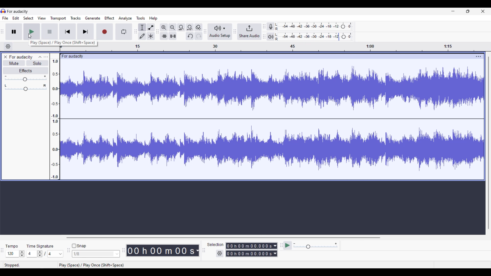 The width and height of the screenshot is (491, 276). Describe the element at coordinates (181, 28) in the screenshot. I see `Fit selection to width` at that location.